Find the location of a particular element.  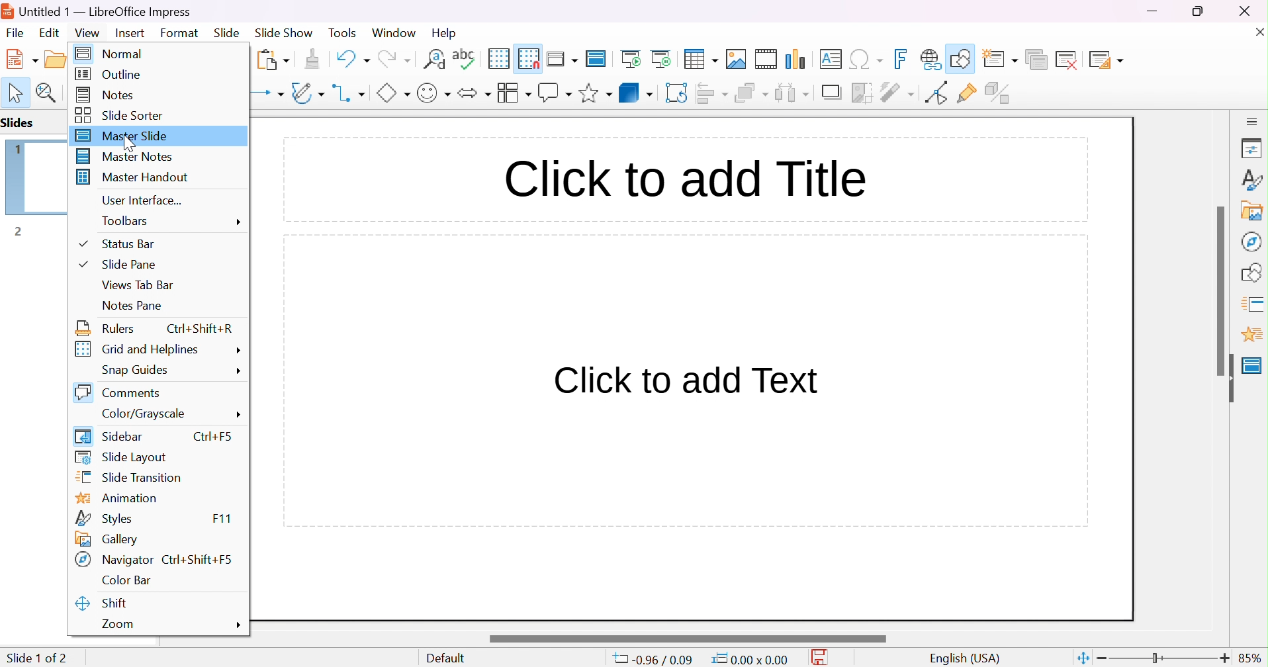

sidebar settings is located at coordinates (1253, 120).